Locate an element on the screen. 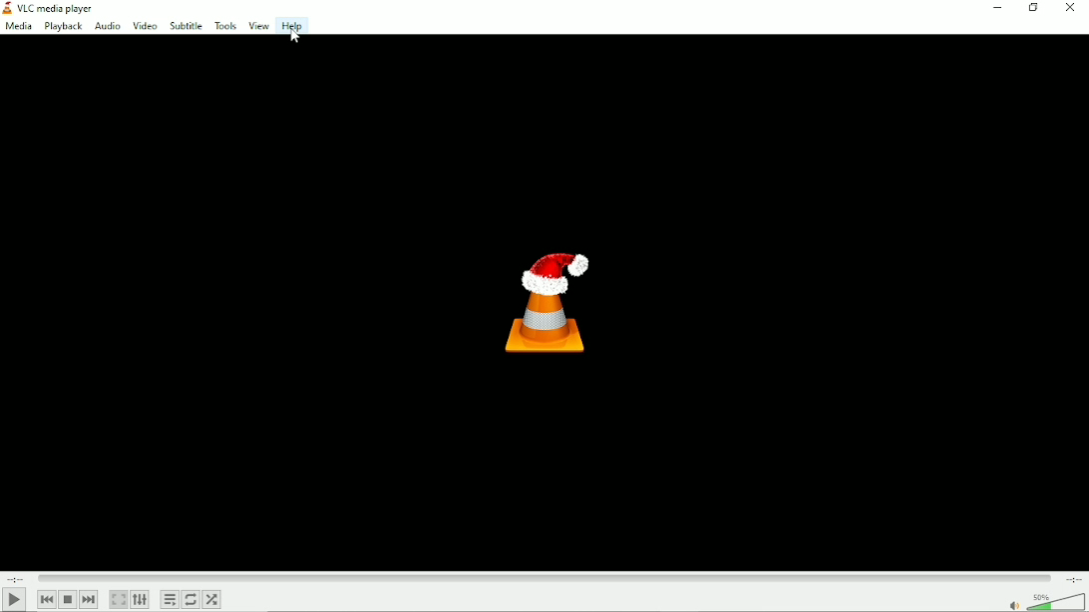 This screenshot has width=1089, height=612. Cursor is located at coordinates (295, 36).